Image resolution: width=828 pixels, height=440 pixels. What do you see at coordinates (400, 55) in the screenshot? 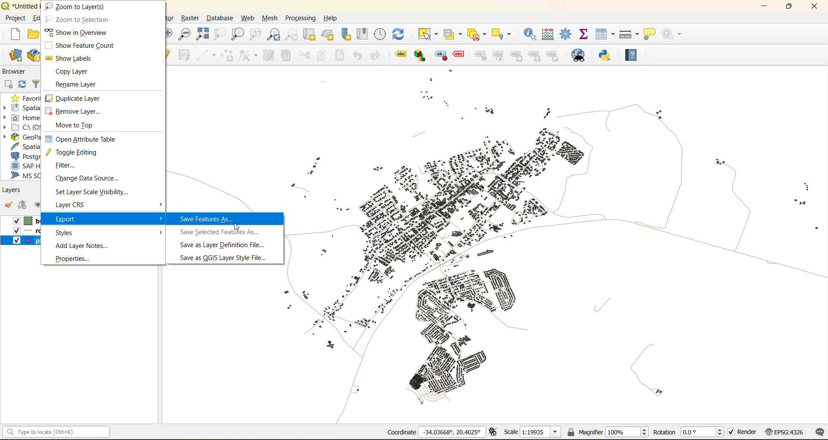
I see `layer labeling` at bounding box center [400, 55].